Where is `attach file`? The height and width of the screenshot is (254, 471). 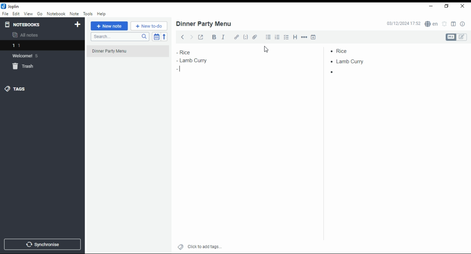 attach file is located at coordinates (256, 37).